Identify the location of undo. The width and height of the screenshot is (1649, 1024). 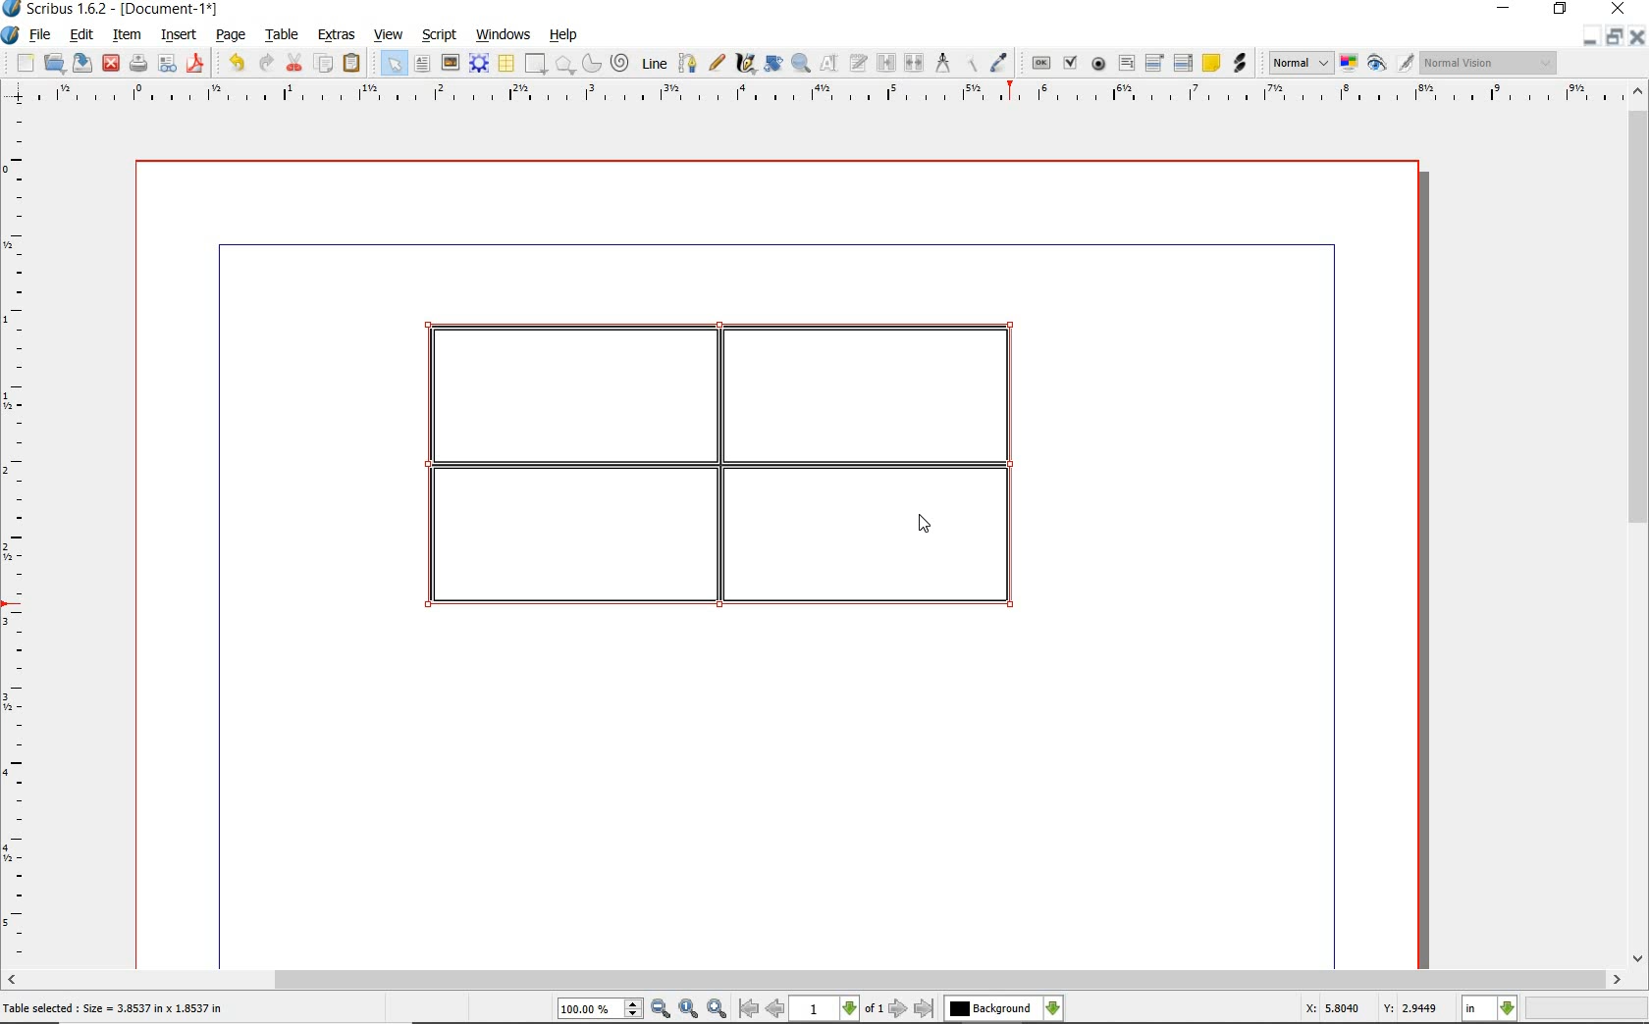
(236, 63).